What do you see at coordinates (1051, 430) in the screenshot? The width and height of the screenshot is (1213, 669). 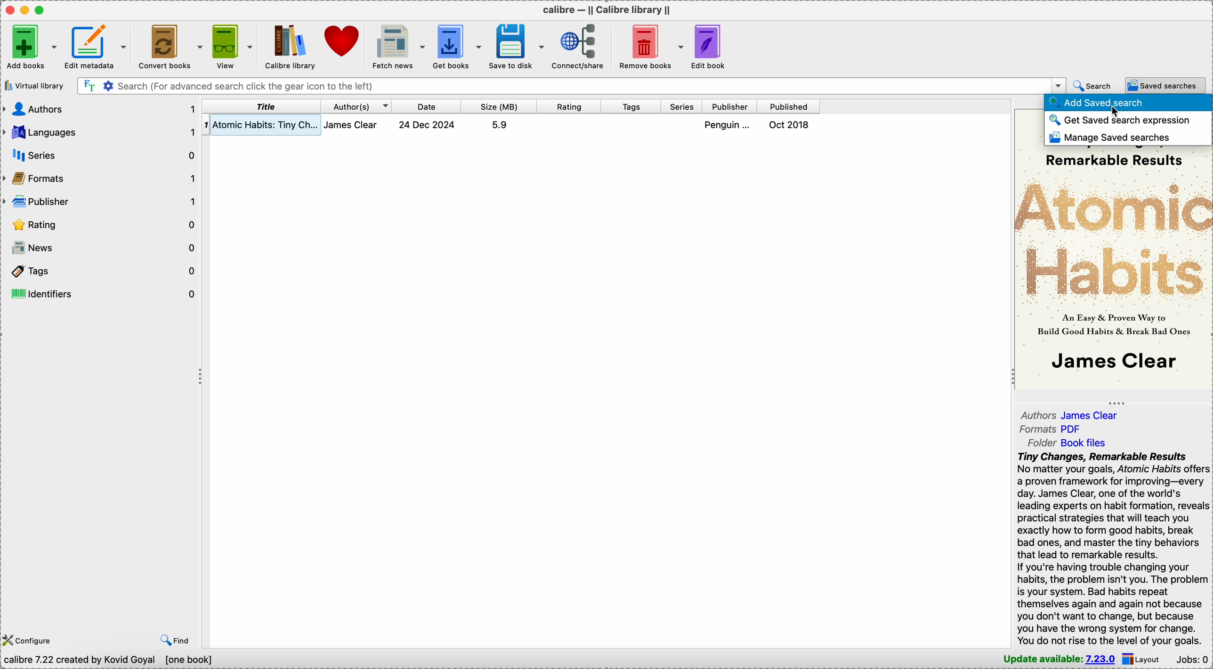 I see `formats PDF` at bounding box center [1051, 430].